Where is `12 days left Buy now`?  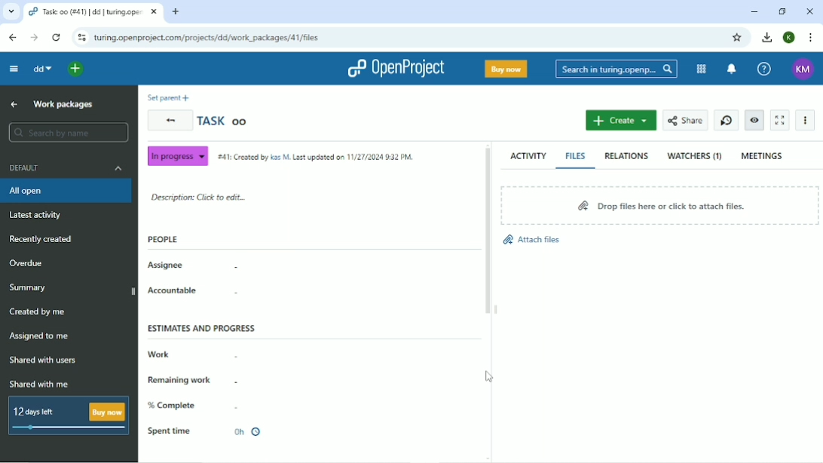
12 days left Buy now is located at coordinates (66, 415).